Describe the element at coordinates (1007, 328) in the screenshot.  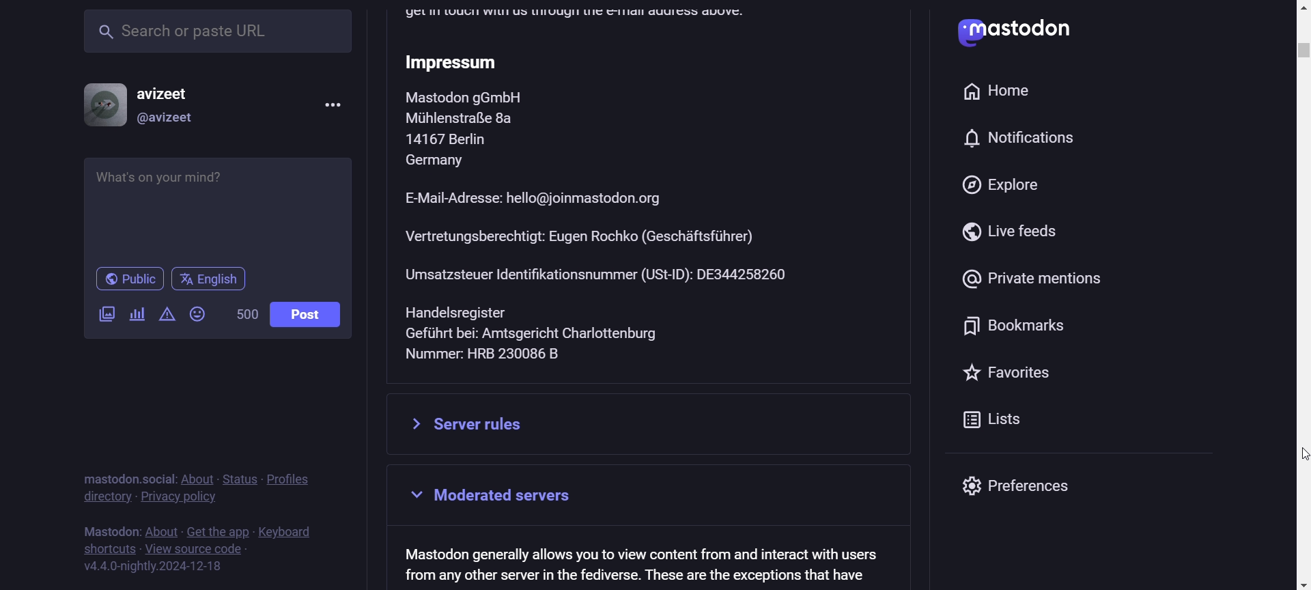
I see `bookmarks` at that location.